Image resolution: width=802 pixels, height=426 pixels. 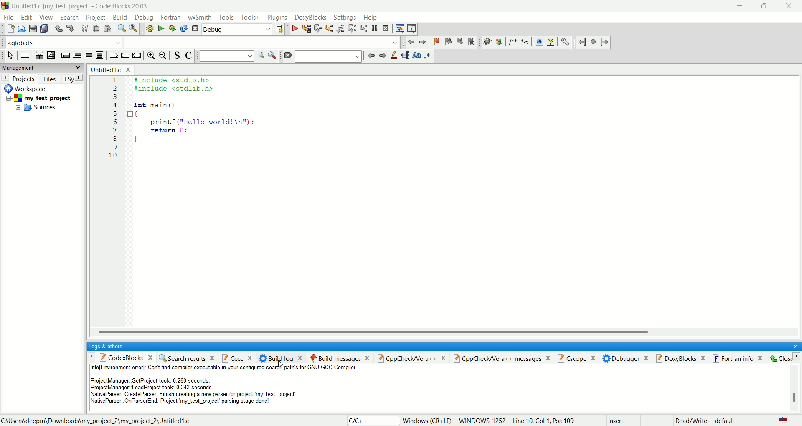 What do you see at coordinates (340, 358) in the screenshot?
I see `build messages` at bounding box center [340, 358].